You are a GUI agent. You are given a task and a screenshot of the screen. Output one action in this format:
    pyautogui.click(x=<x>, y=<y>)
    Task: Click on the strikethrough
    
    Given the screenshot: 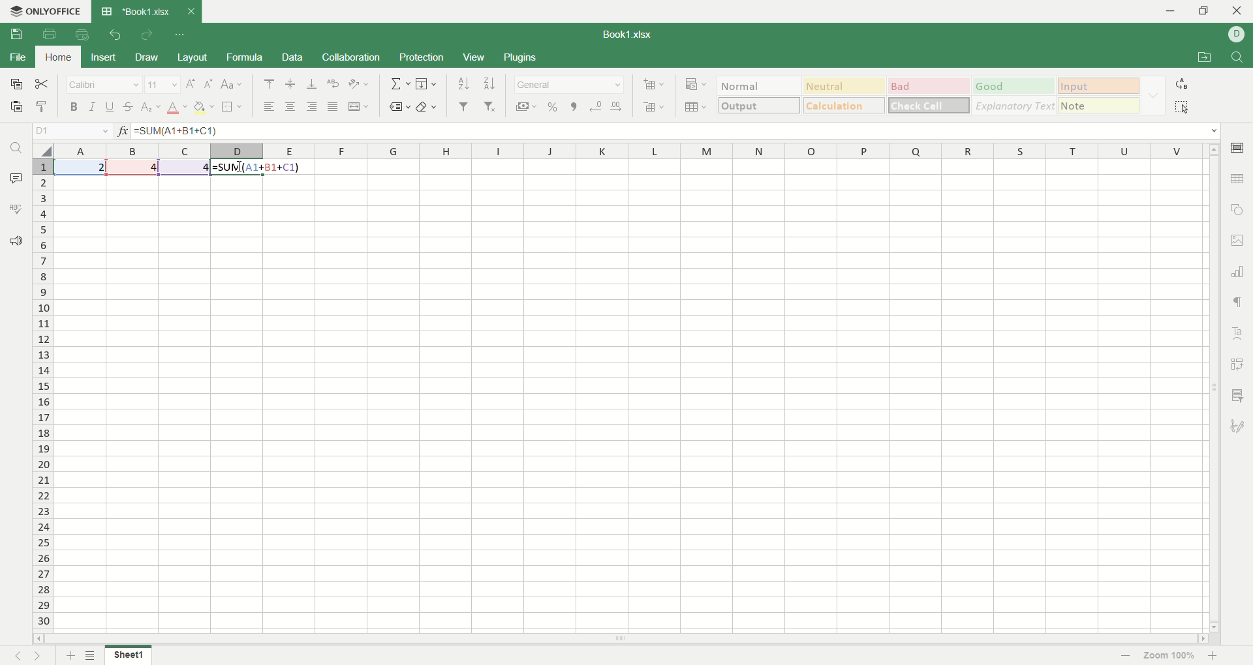 What is the action you would take?
    pyautogui.click(x=129, y=108)
    